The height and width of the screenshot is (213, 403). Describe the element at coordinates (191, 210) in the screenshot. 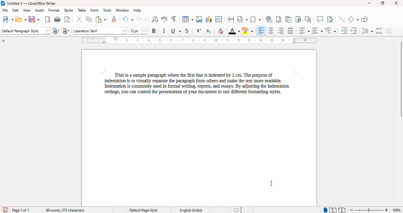

I see `text language` at that location.